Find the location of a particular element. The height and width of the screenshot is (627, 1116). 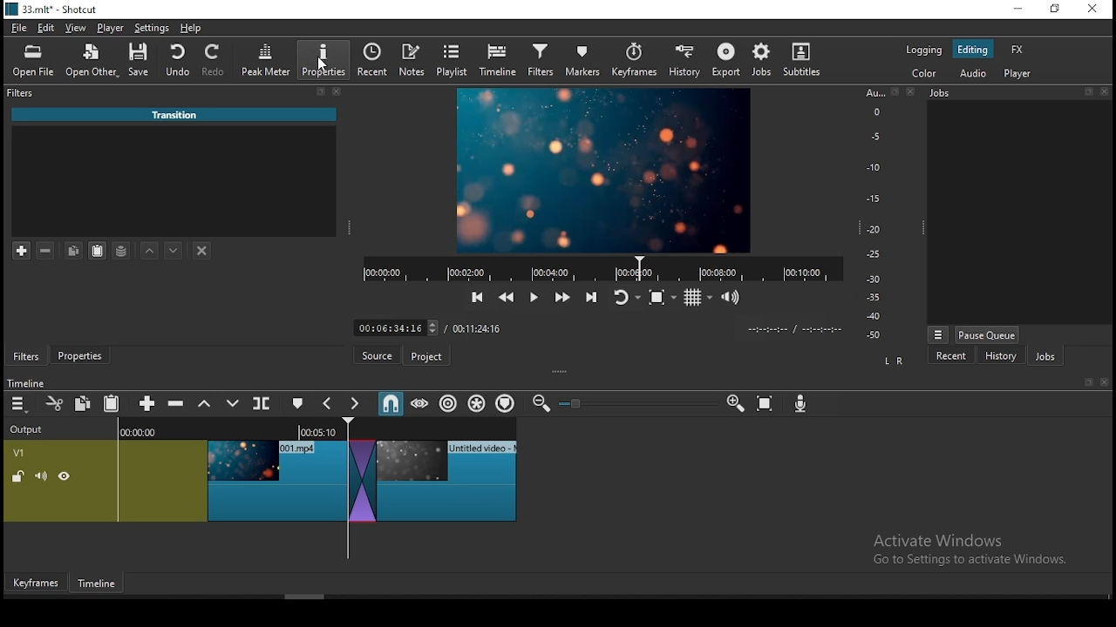

help is located at coordinates (188, 28).